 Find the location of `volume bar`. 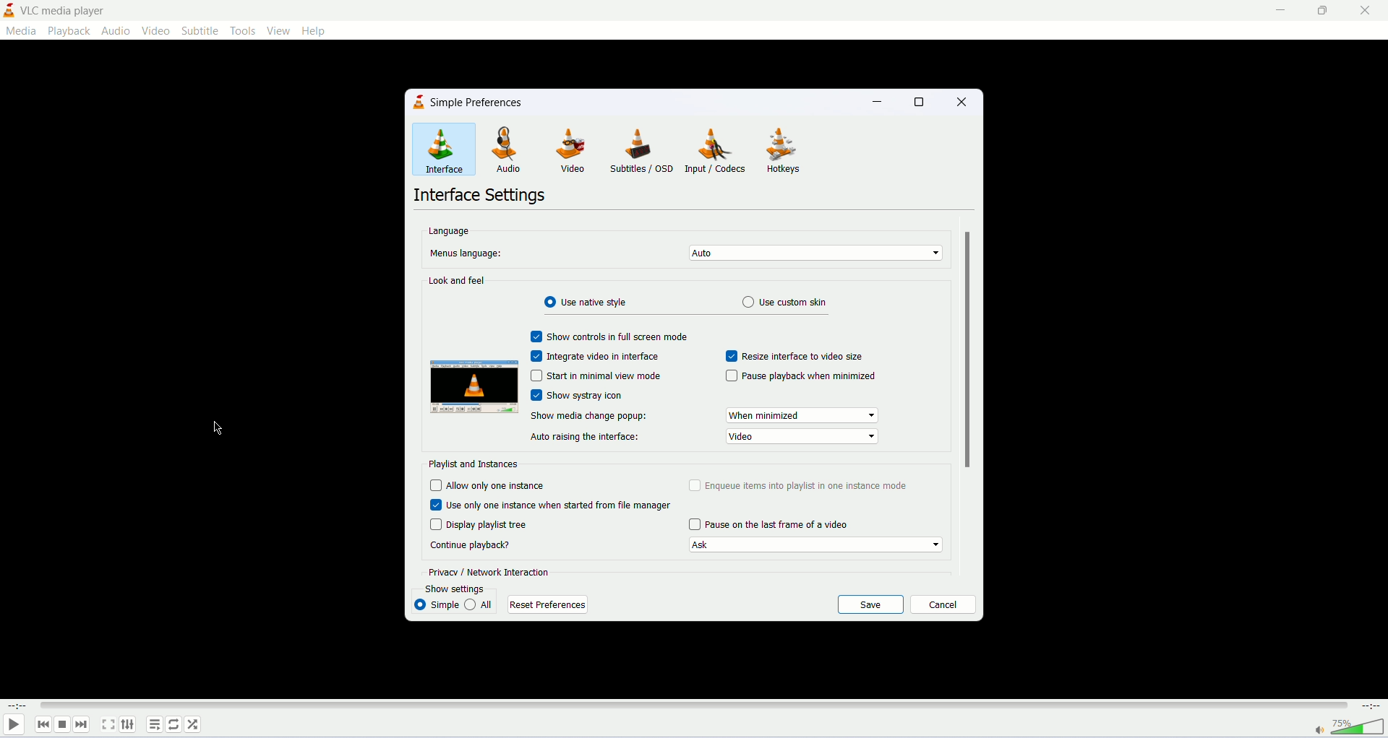

volume bar is located at coordinates (1359, 727).